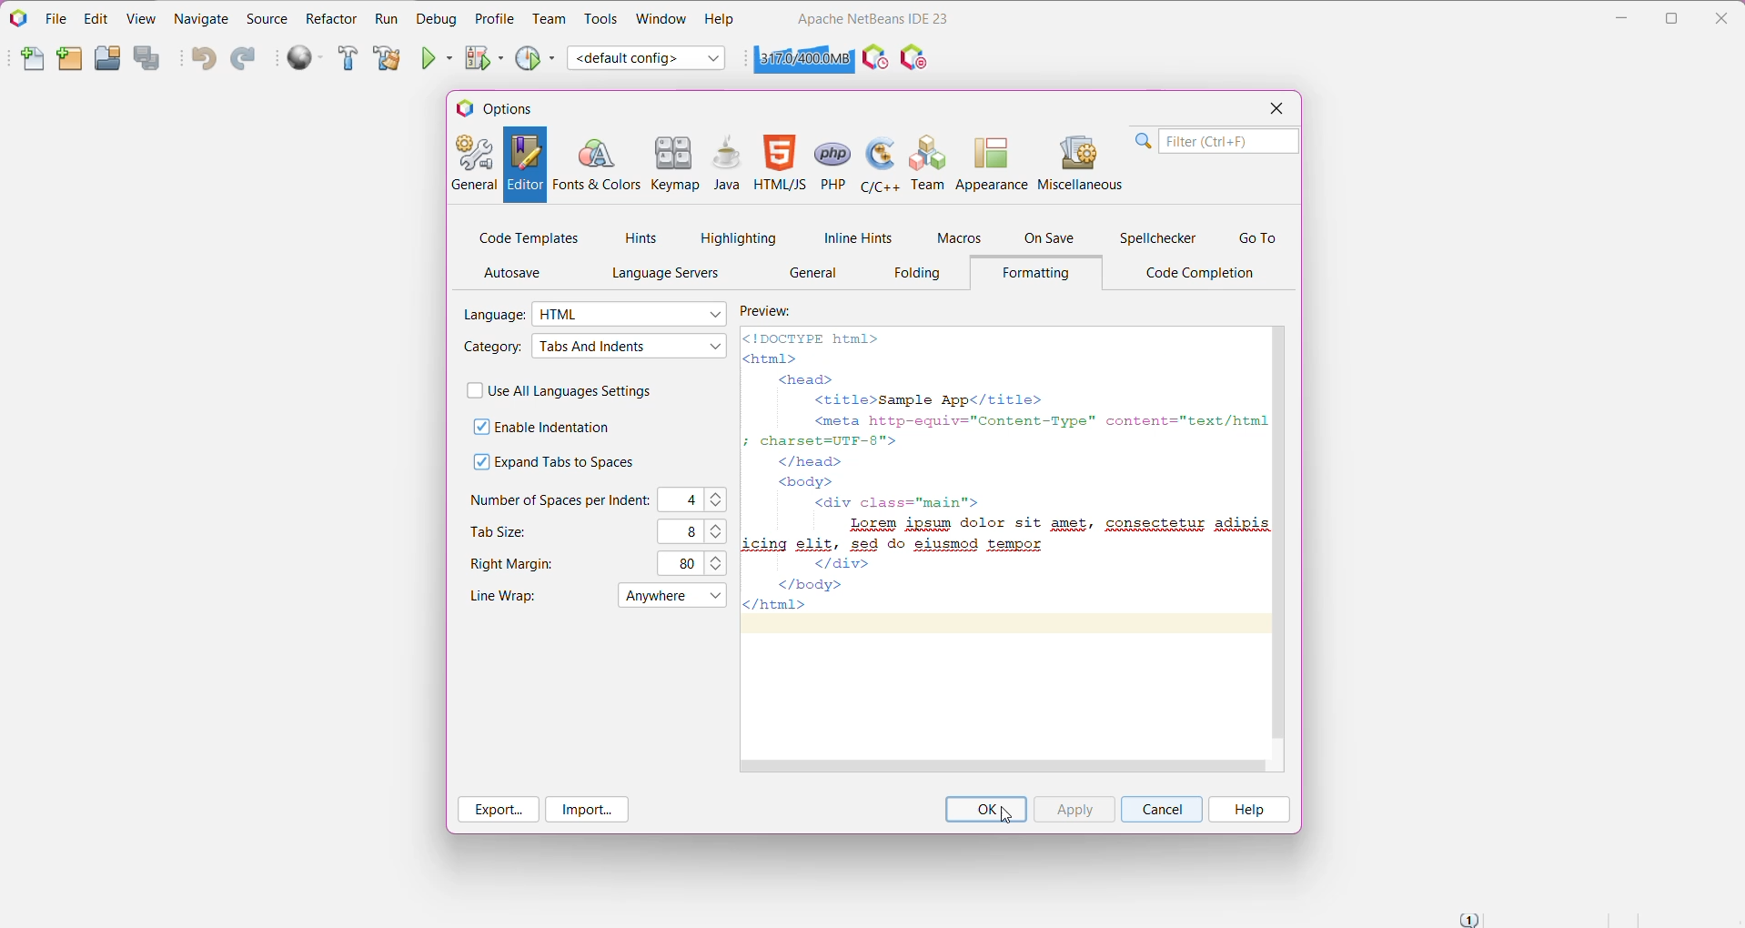 This screenshot has width=1745, height=928. Describe the element at coordinates (926, 501) in the screenshot. I see `<div class="main">` at that location.